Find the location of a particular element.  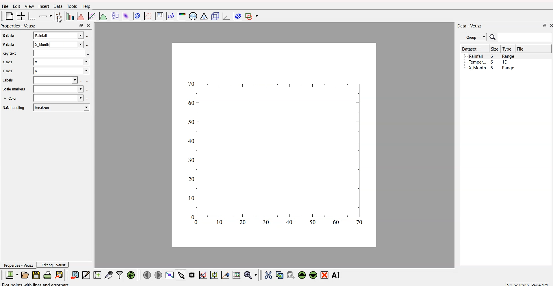

break-on is located at coordinates (61, 107).